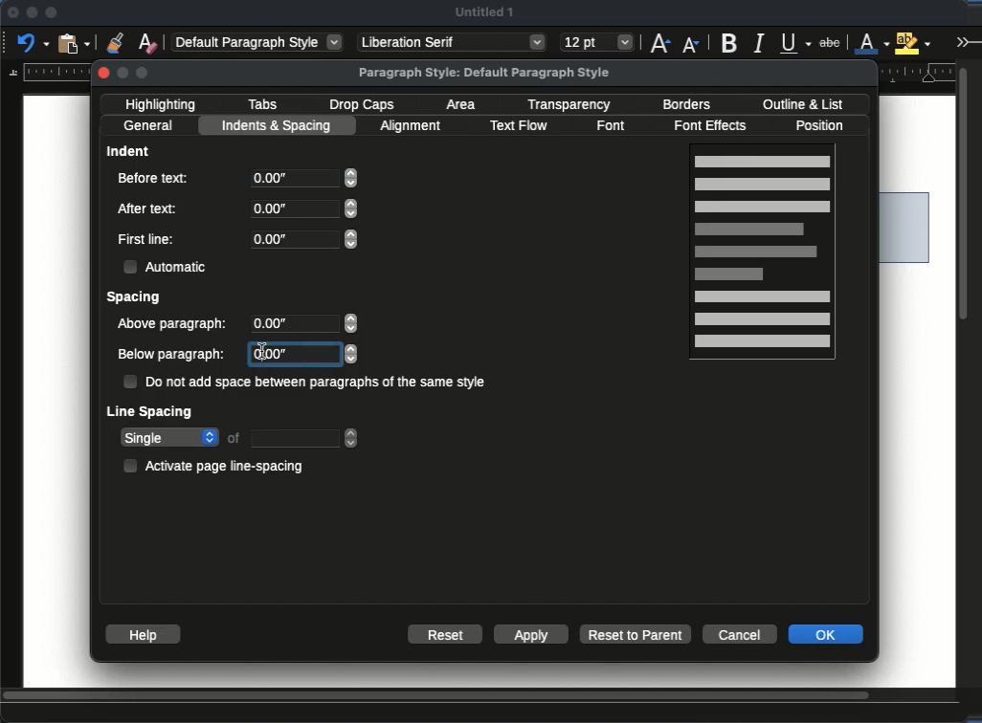 This screenshot has height=723, width=982. I want to click on bold, so click(731, 42).